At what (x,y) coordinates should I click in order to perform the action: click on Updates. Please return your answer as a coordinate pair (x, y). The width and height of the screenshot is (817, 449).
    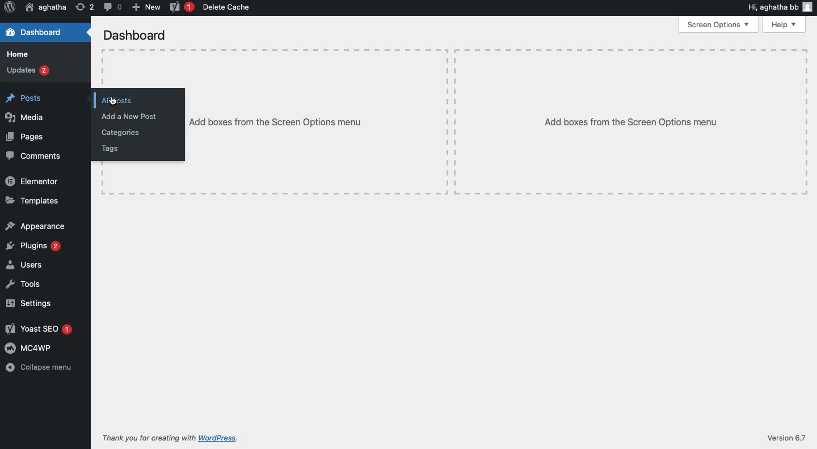
    Looking at the image, I should click on (28, 71).